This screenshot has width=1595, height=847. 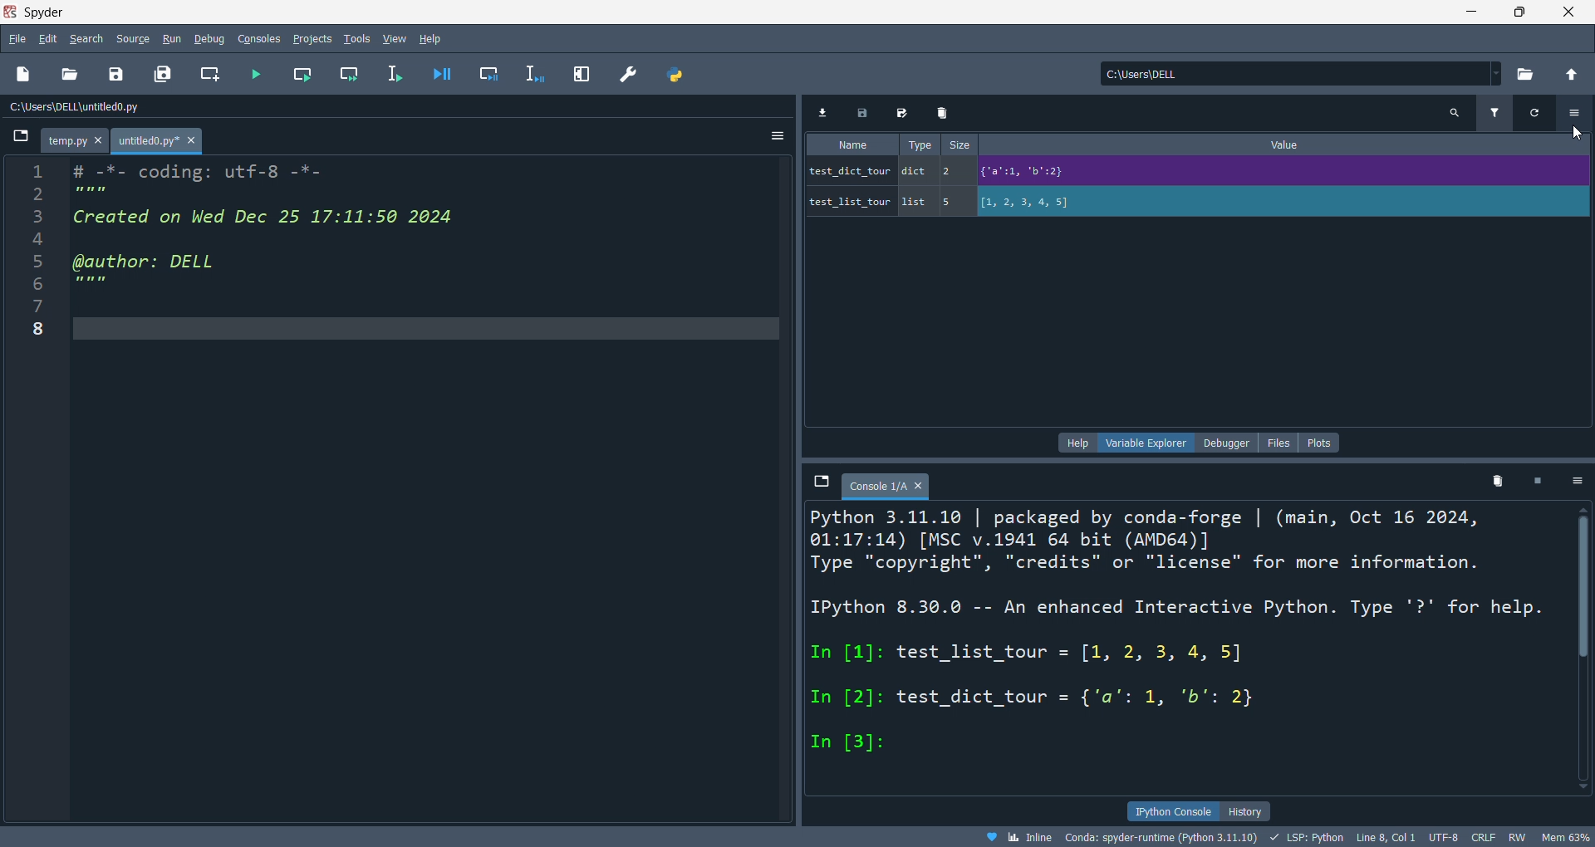 What do you see at coordinates (44, 489) in the screenshot?
I see `line number` at bounding box center [44, 489].